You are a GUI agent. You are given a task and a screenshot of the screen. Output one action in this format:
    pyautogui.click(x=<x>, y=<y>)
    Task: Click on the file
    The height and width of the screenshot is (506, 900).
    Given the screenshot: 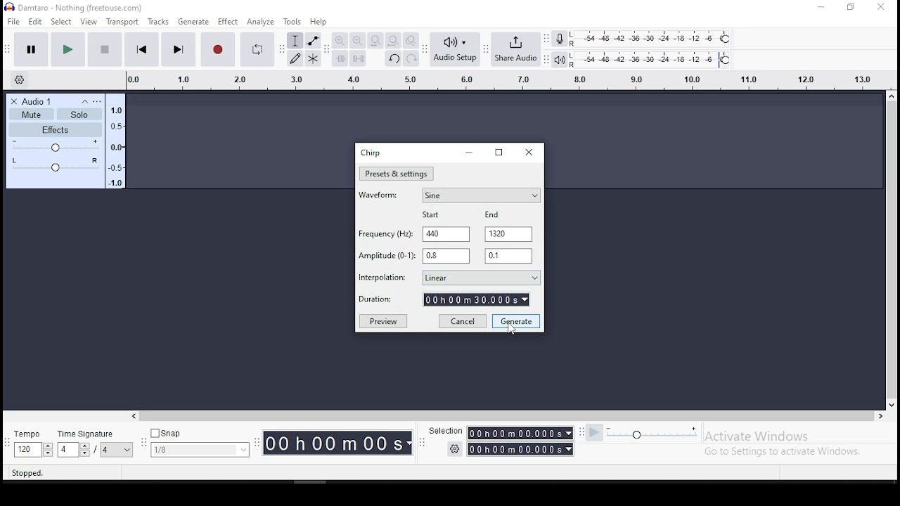 What is the action you would take?
    pyautogui.click(x=13, y=22)
    